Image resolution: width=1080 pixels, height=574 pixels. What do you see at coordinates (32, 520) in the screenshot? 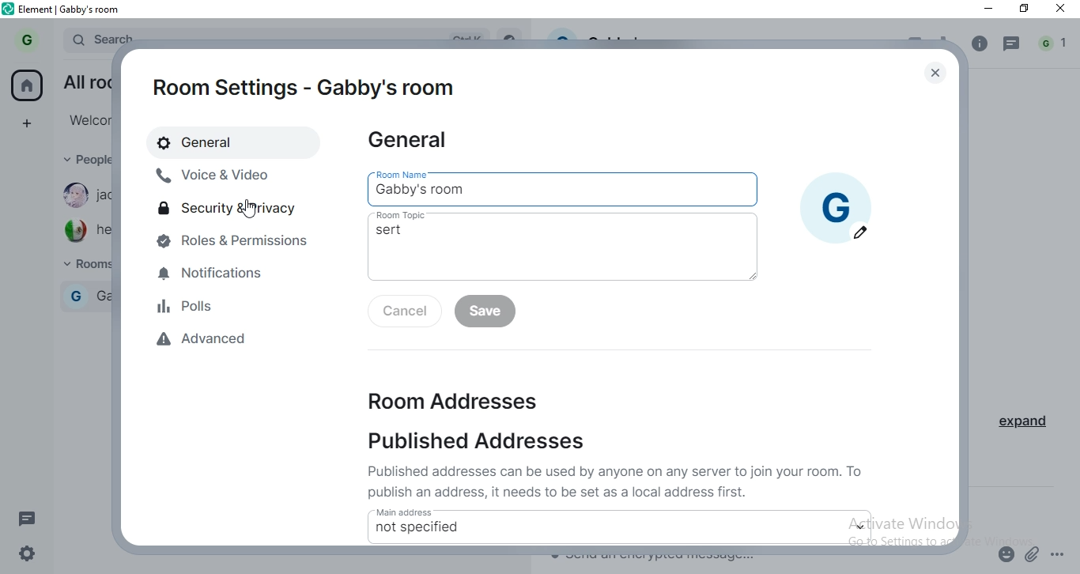
I see `message` at bounding box center [32, 520].